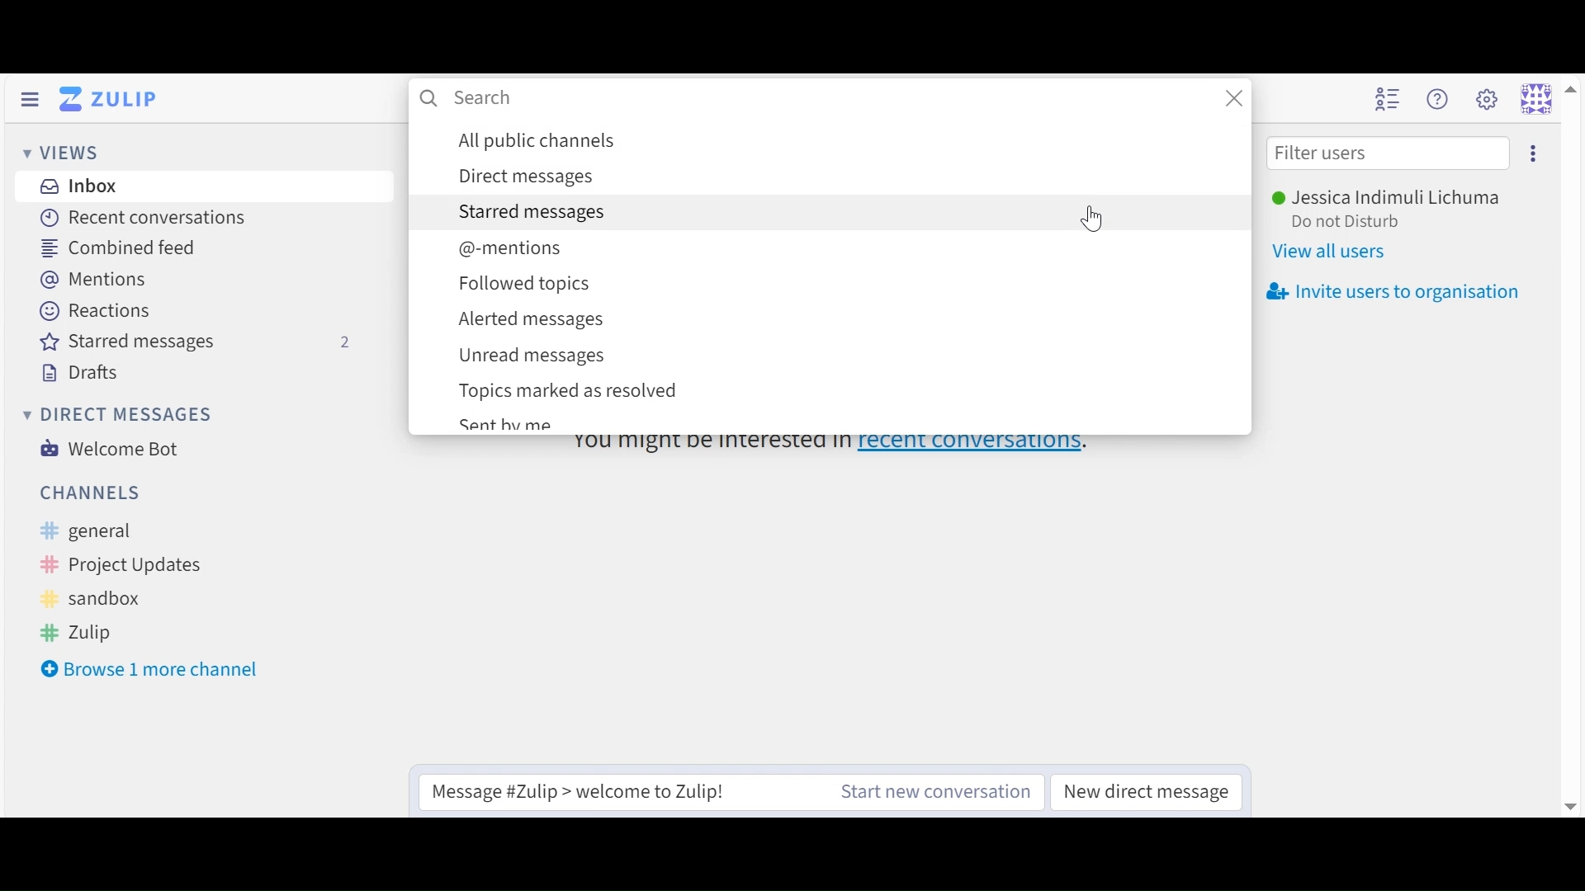 Image resolution: width=1585 pixels, height=891 pixels. I want to click on Project updates, so click(116, 564).